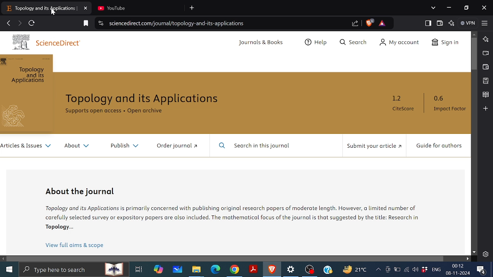 Image resolution: width=493 pixels, height=277 pixels. I want to click on  wallet, so click(440, 23).